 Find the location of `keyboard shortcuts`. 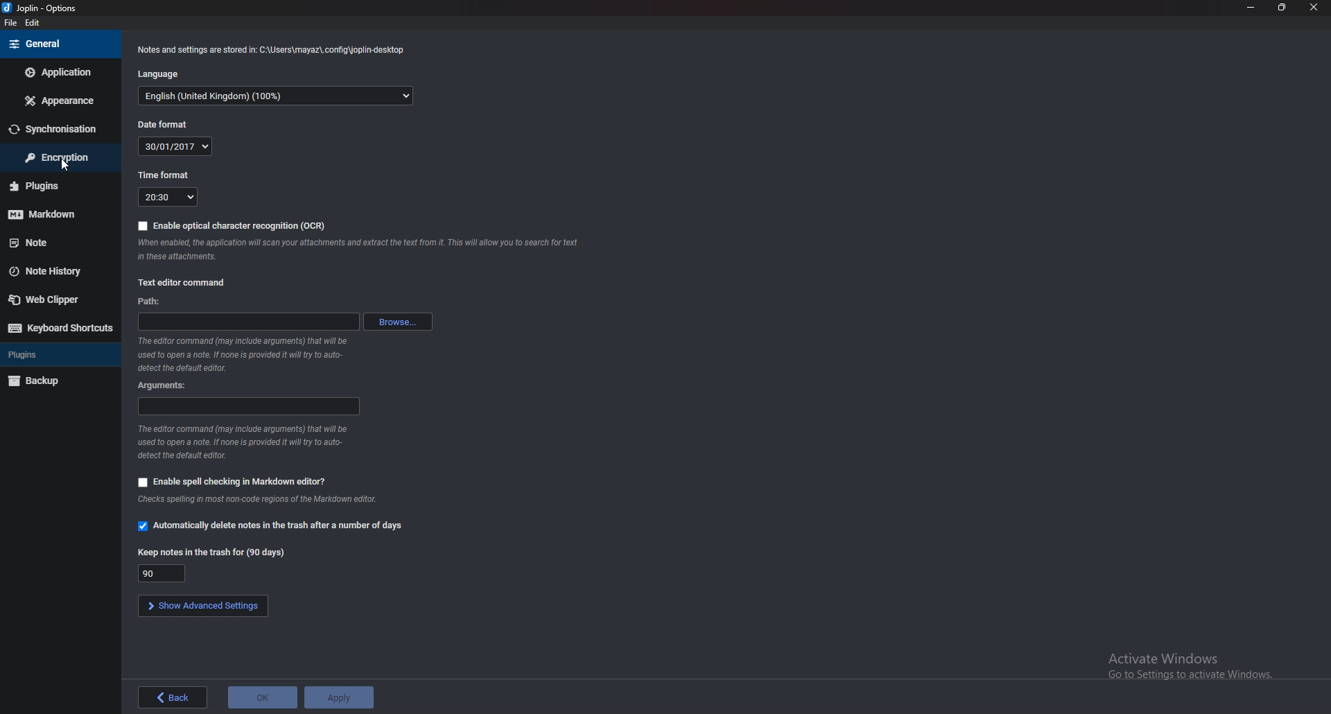

keyboard shortcuts is located at coordinates (61, 329).